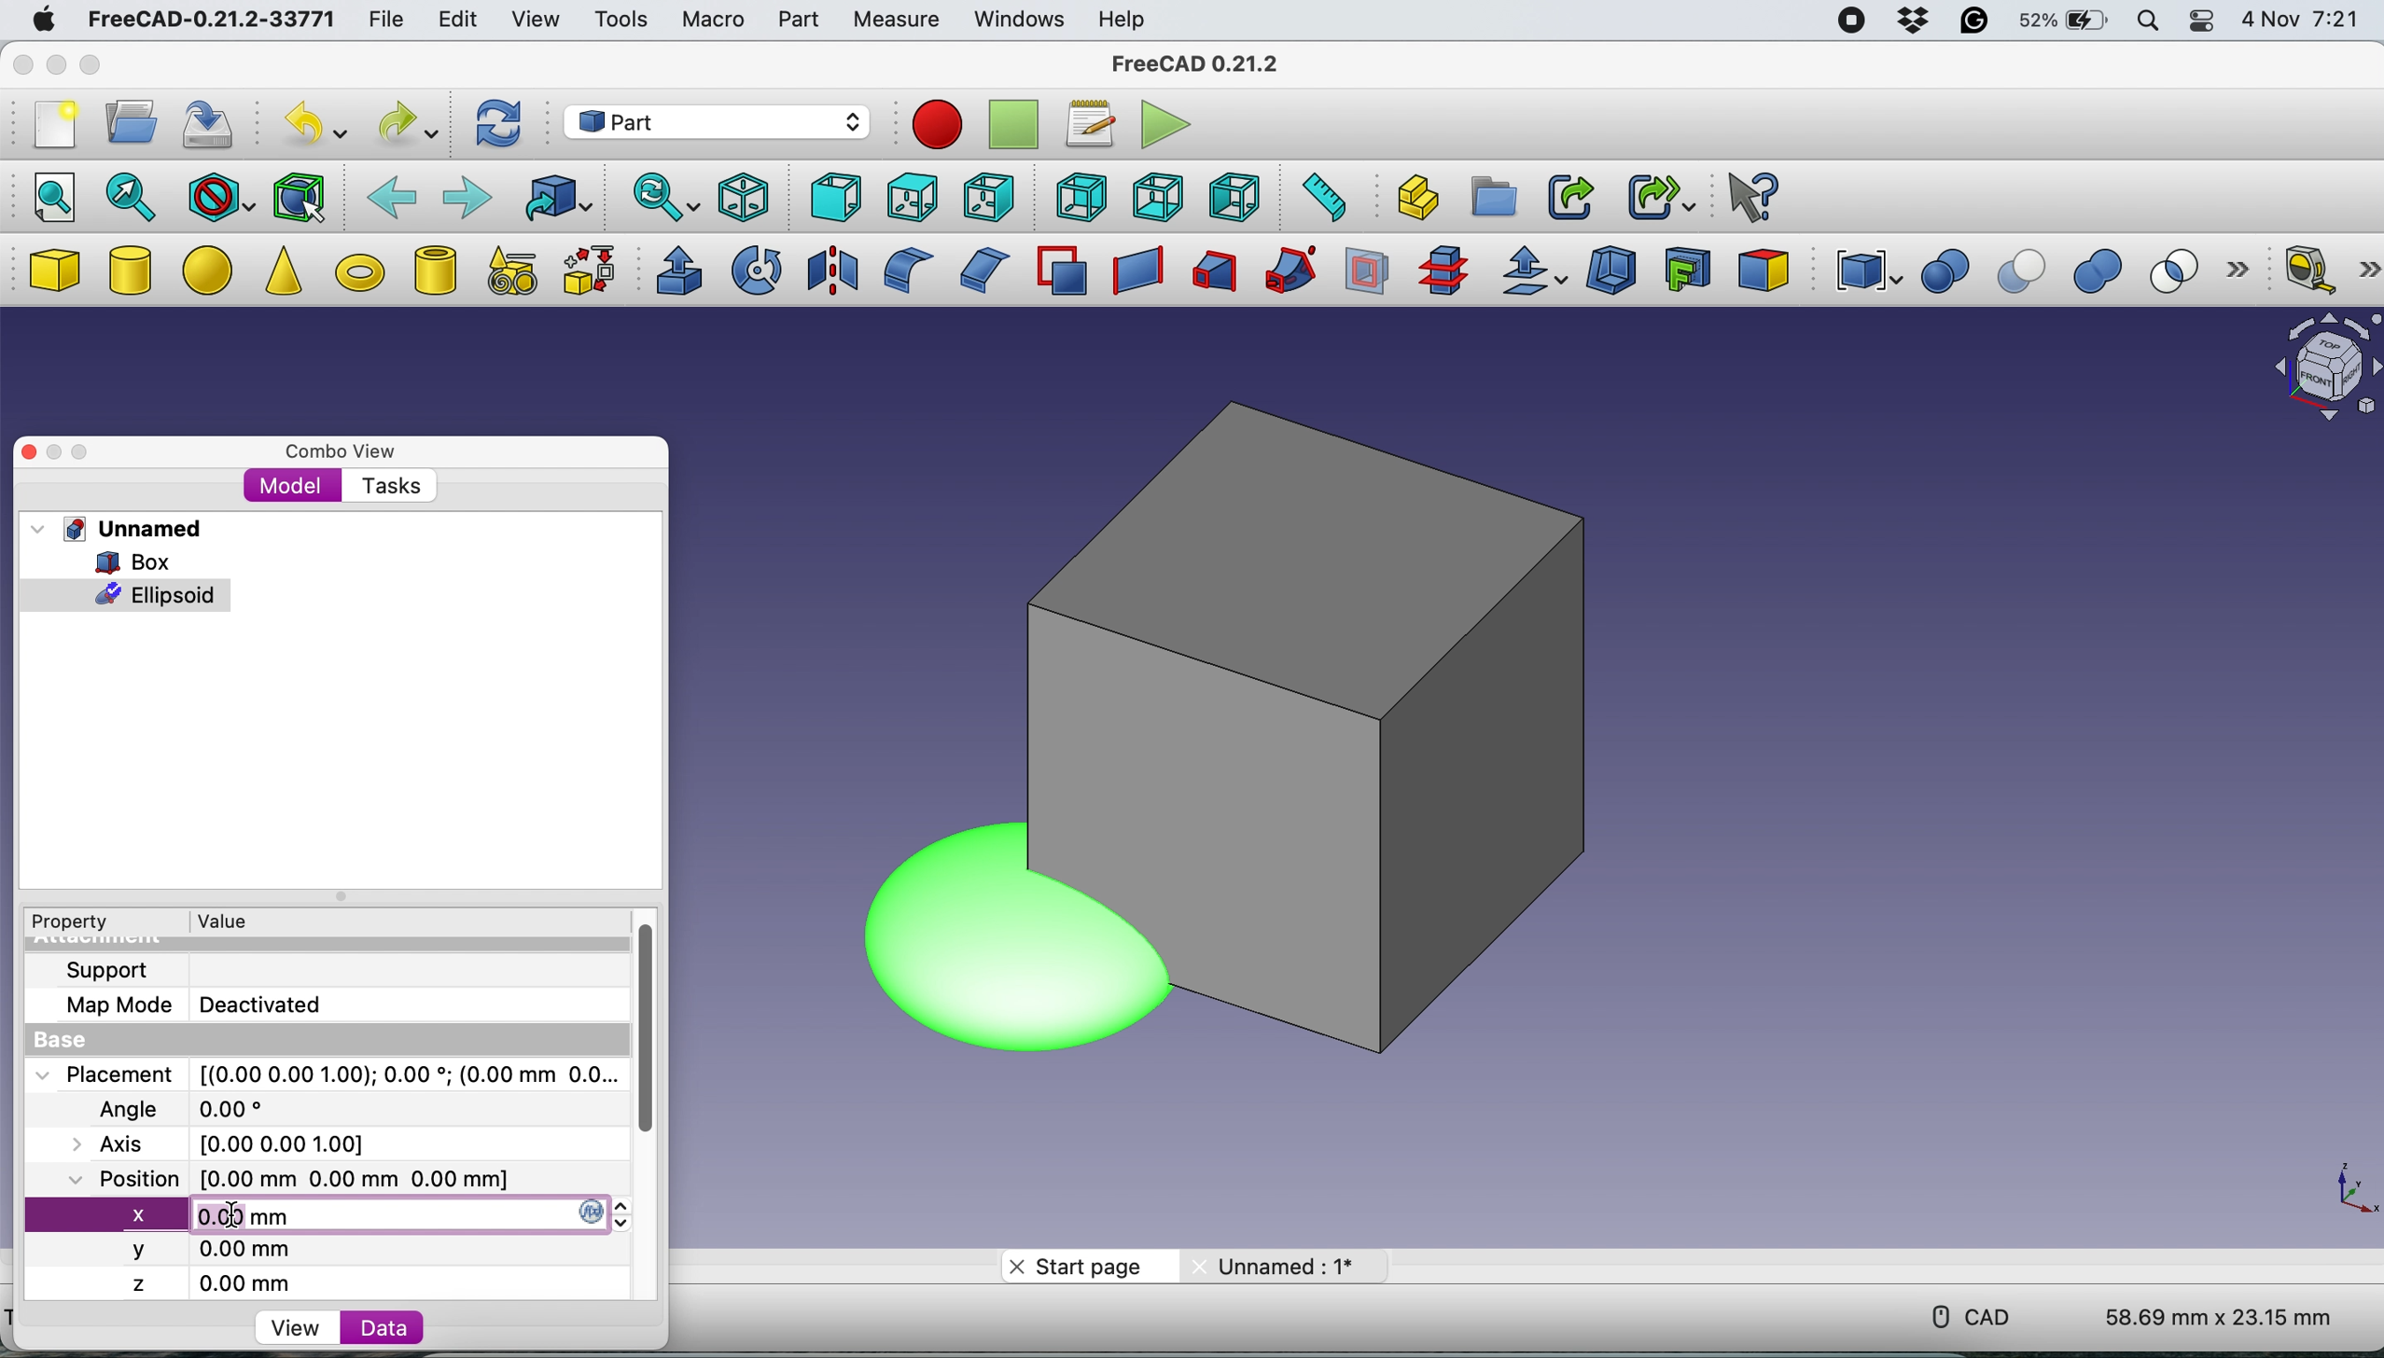  Describe the element at coordinates (2222, 1319) in the screenshot. I see `58.69 mm x 23.15 mm` at that location.